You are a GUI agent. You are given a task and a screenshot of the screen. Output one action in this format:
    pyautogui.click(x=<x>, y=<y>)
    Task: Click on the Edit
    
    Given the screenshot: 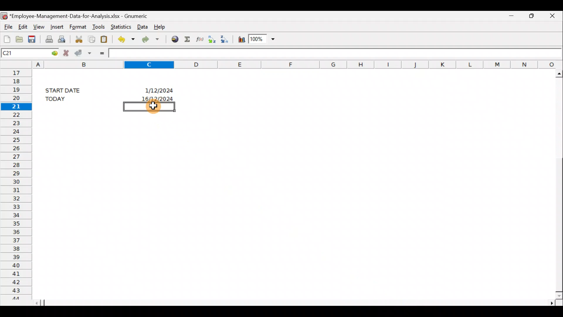 What is the action you would take?
    pyautogui.click(x=23, y=27)
    